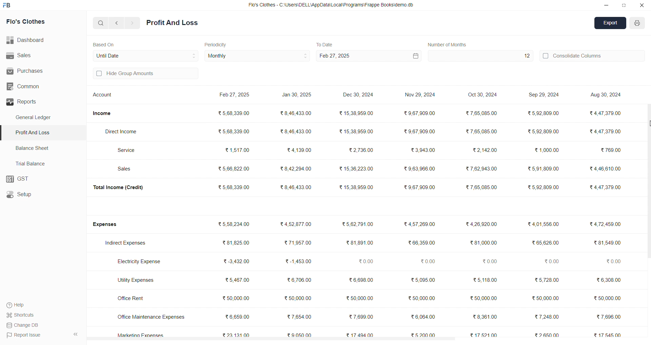  Describe the element at coordinates (37, 118) in the screenshot. I see `General Ledger` at that location.